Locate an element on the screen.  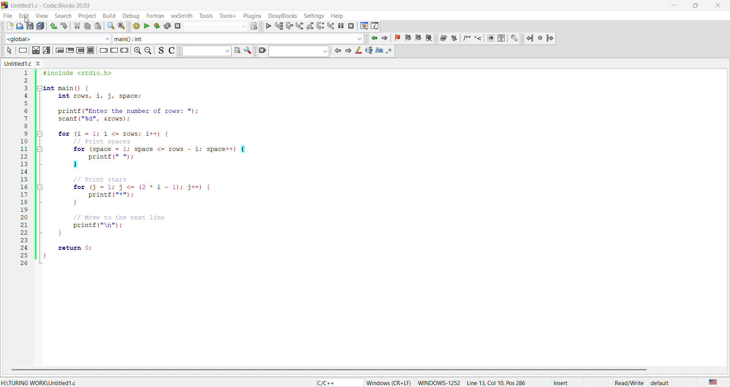
next bookmark is located at coordinates (418, 39).